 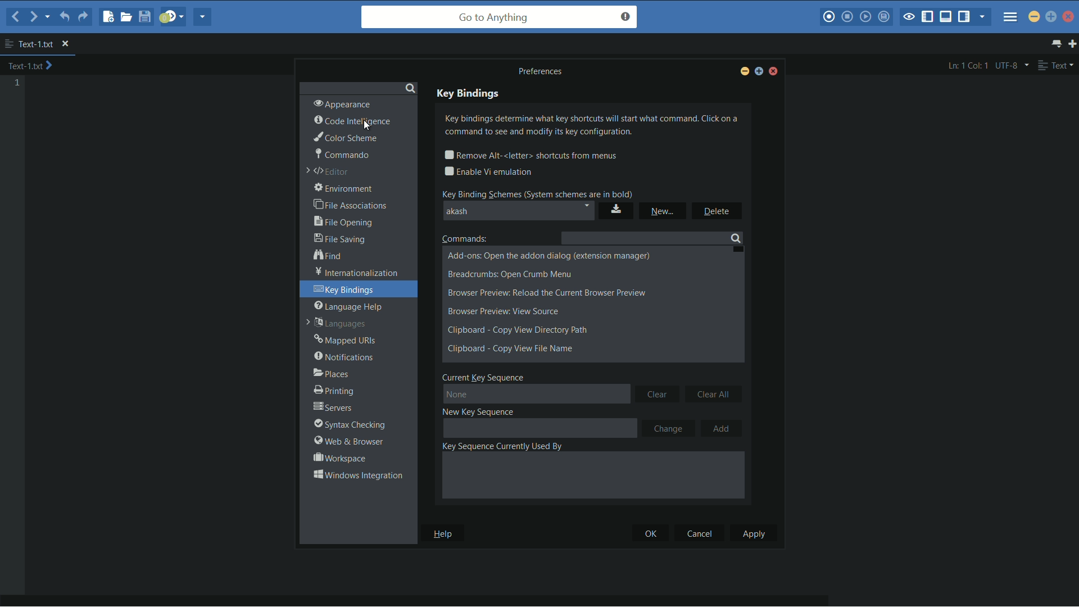 I want to click on save, so click(x=616, y=210).